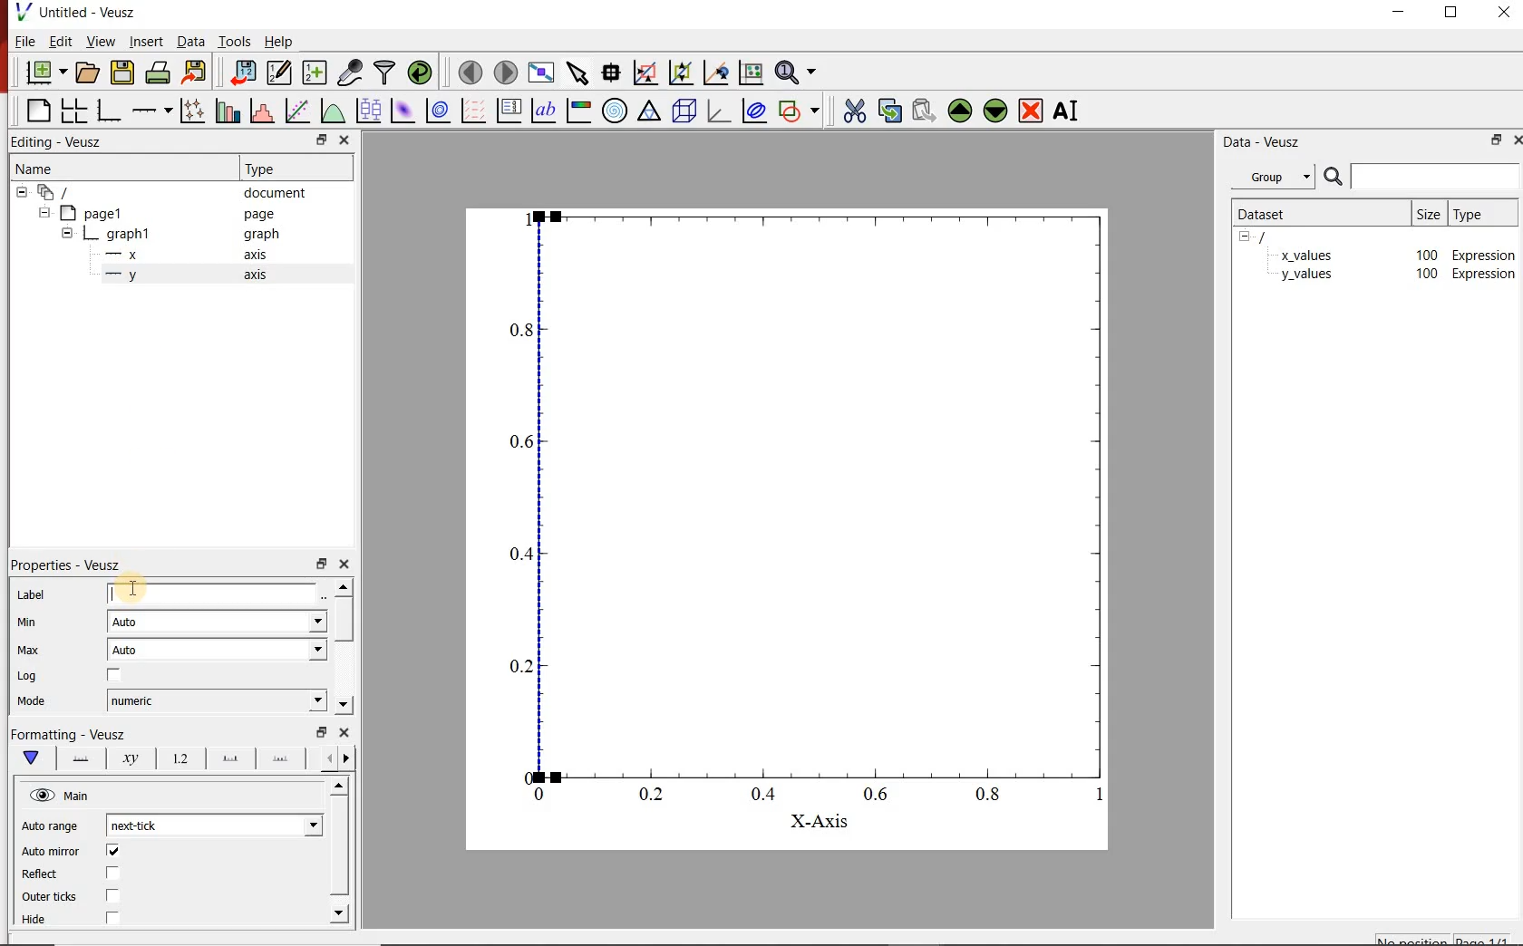  What do you see at coordinates (327, 758) in the screenshot?
I see `next options` at bounding box center [327, 758].